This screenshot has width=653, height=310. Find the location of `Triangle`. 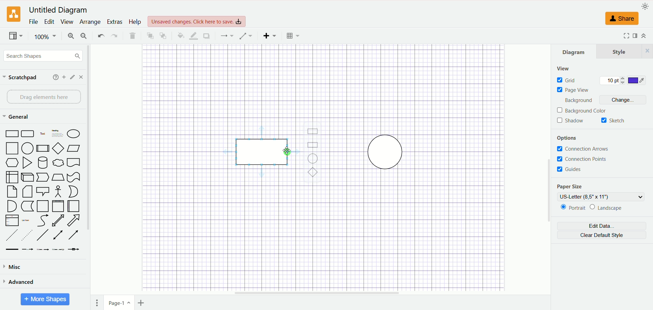

Triangle is located at coordinates (28, 163).